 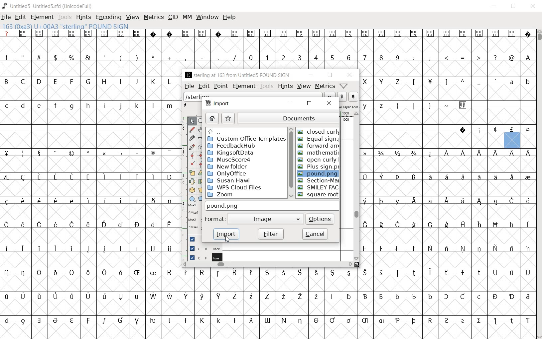 I want to click on Symbol, so click(x=137, y=297).